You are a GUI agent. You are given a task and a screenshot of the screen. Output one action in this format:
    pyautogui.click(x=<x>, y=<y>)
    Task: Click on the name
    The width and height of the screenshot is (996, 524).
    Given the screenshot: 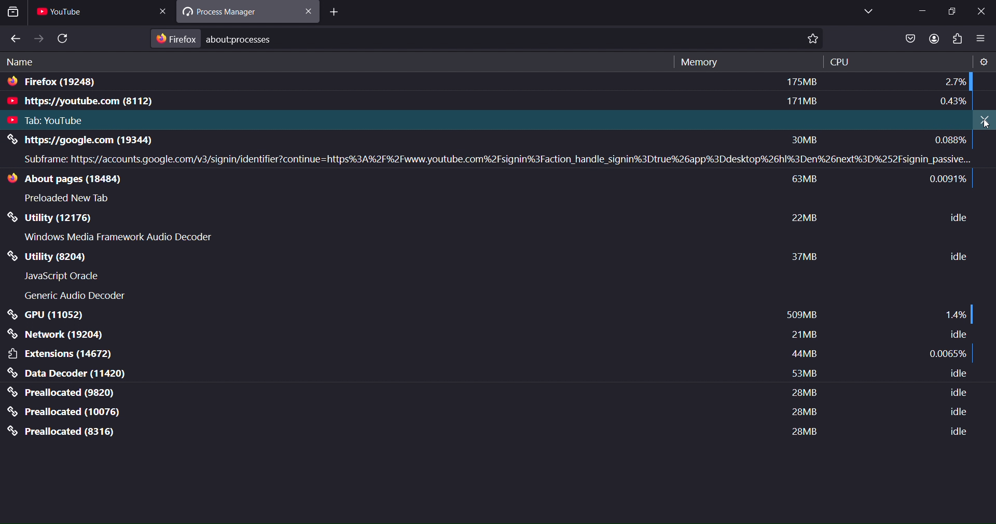 What is the action you would take?
    pyautogui.click(x=22, y=63)
    